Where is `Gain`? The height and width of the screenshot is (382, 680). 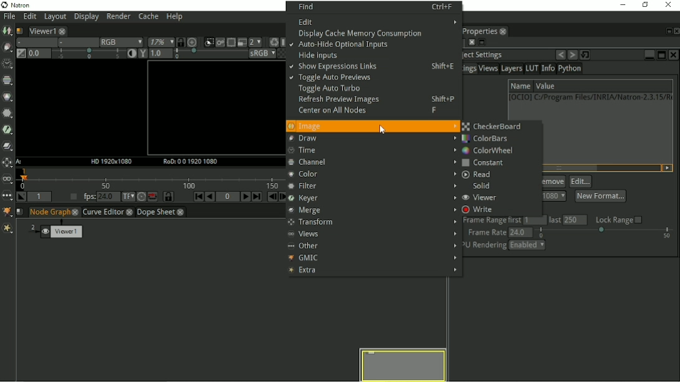
Gain is located at coordinates (73, 55).